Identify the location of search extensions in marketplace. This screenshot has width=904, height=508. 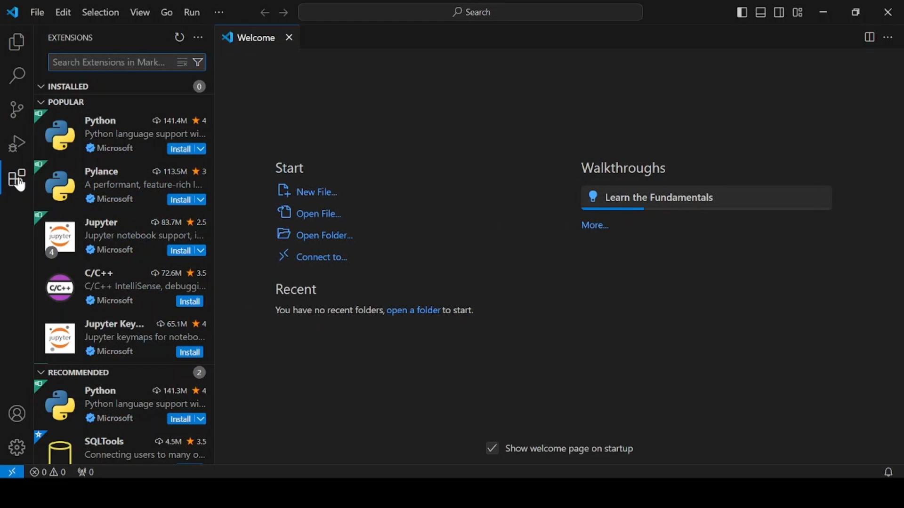
(126, 62).